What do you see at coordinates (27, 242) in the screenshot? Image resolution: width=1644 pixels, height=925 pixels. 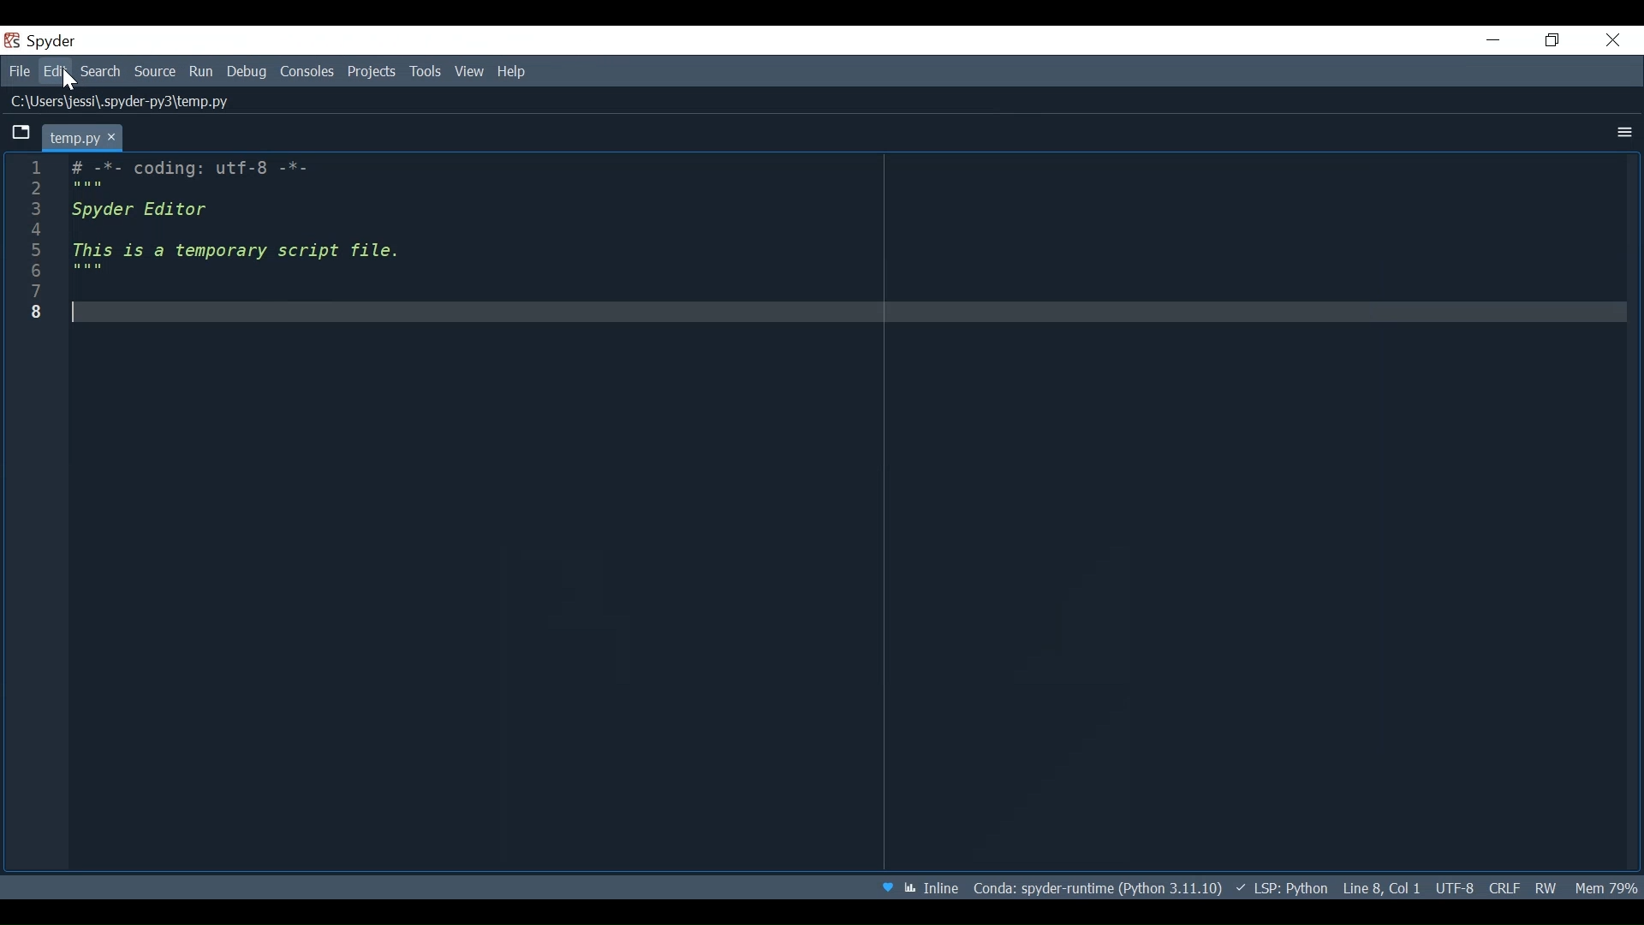 I see `line numbers` at bounding box center [27, 242].